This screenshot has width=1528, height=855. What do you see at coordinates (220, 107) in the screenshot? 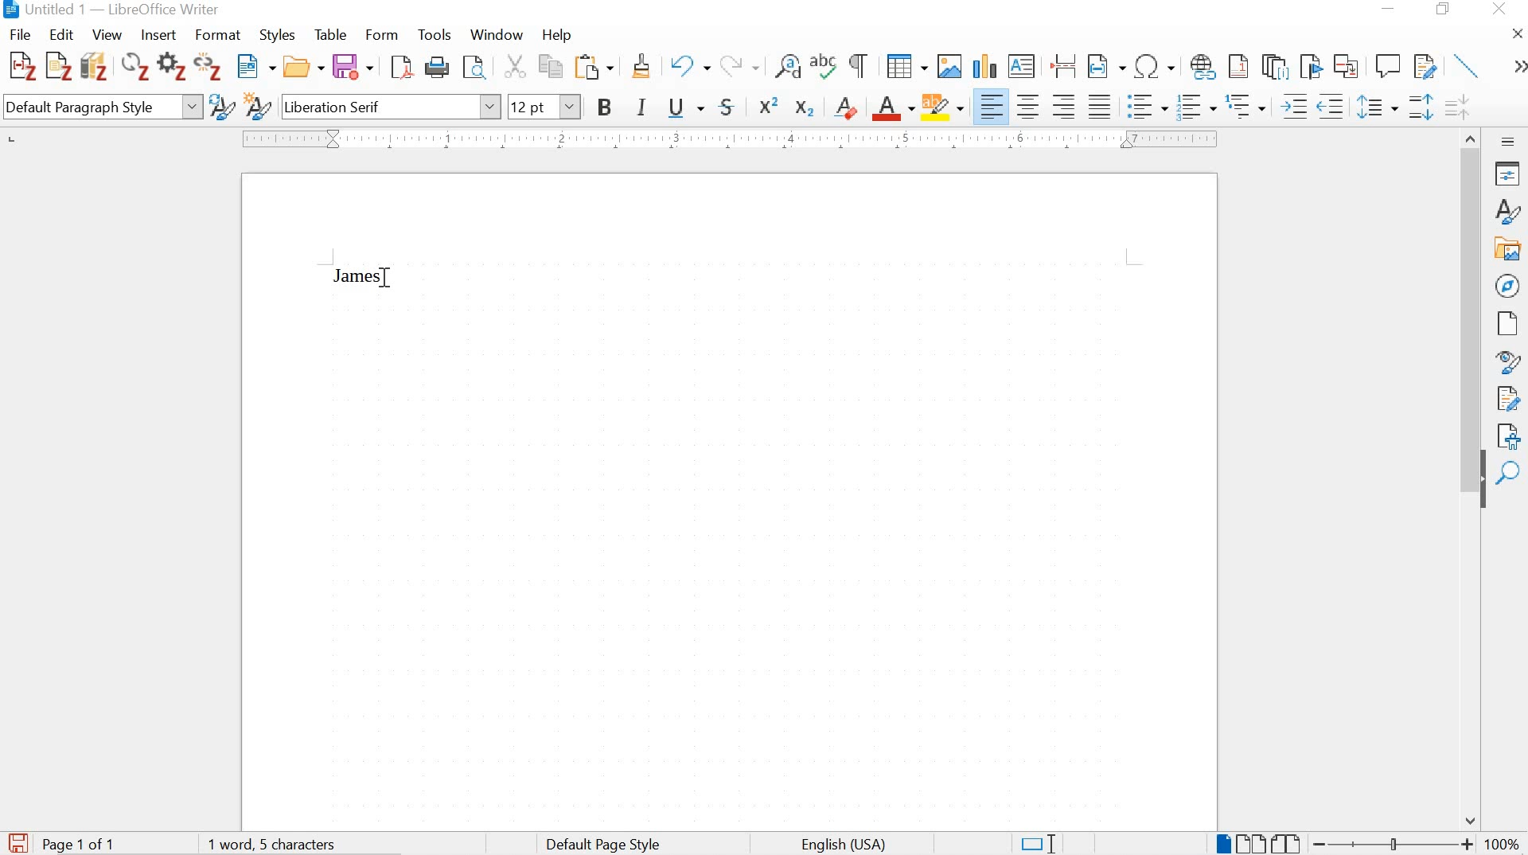
I see `updated selected style` at bounding box center [220, 107].